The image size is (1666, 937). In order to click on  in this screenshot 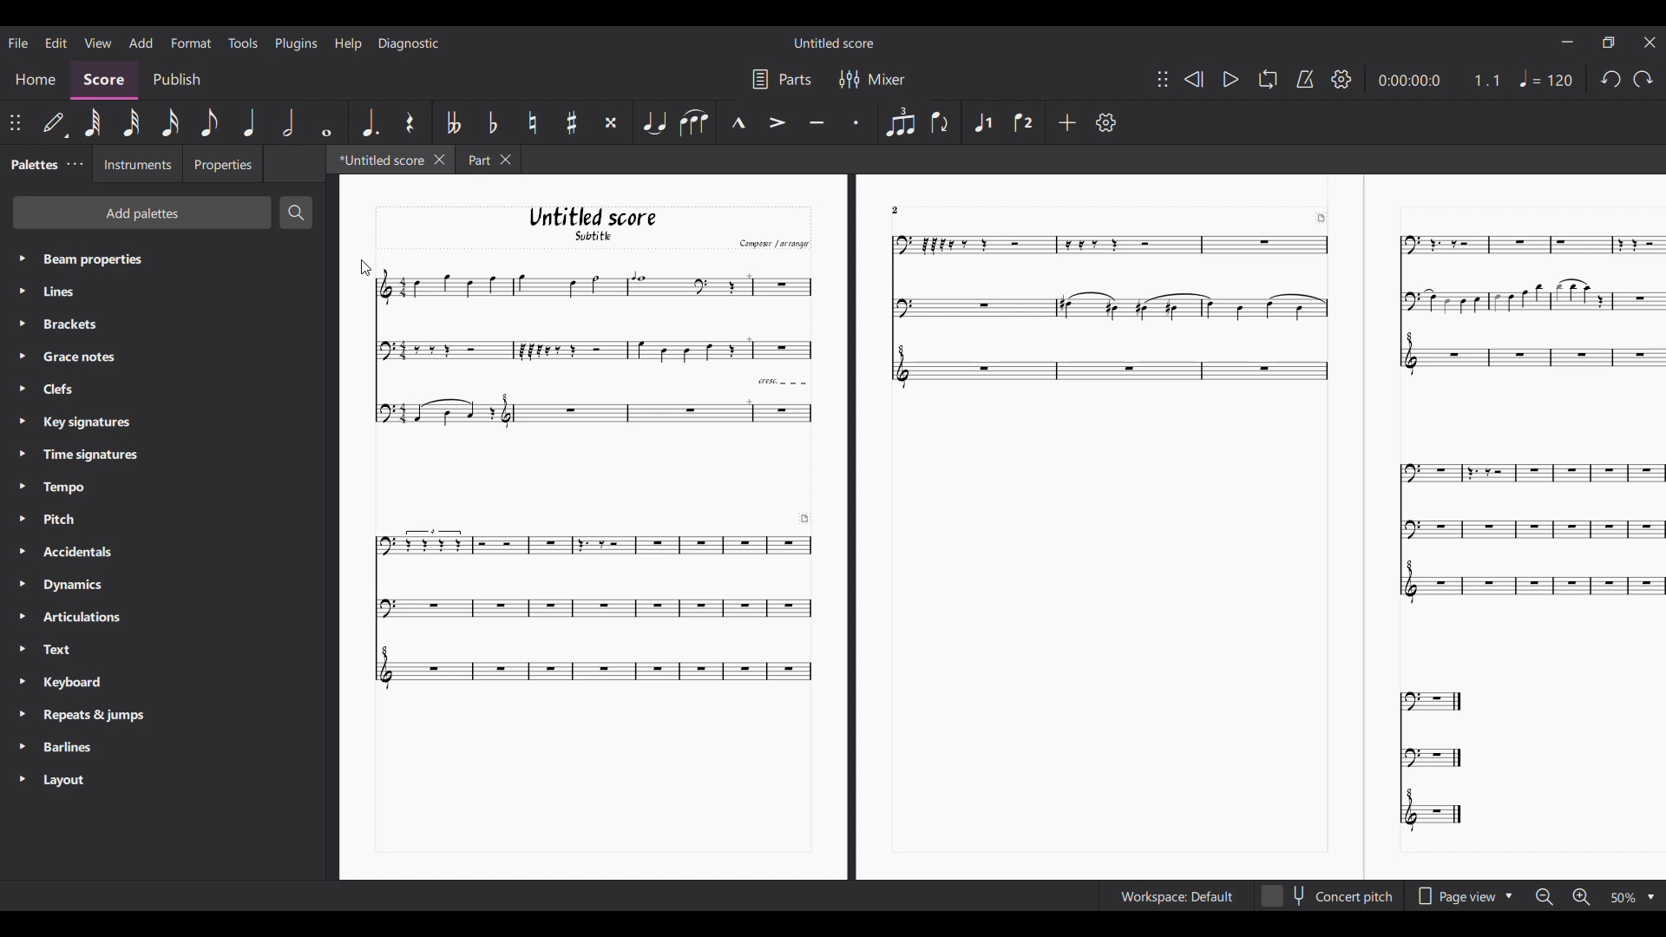, I will do `click(1531, 243)`.